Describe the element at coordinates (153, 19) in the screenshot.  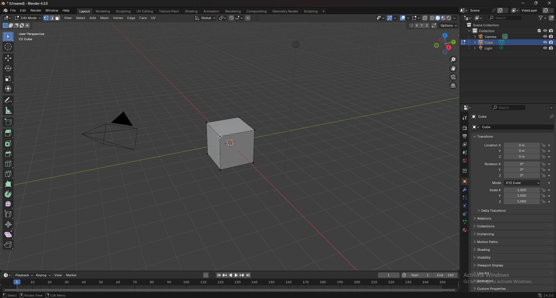
I see `uv` at that location.